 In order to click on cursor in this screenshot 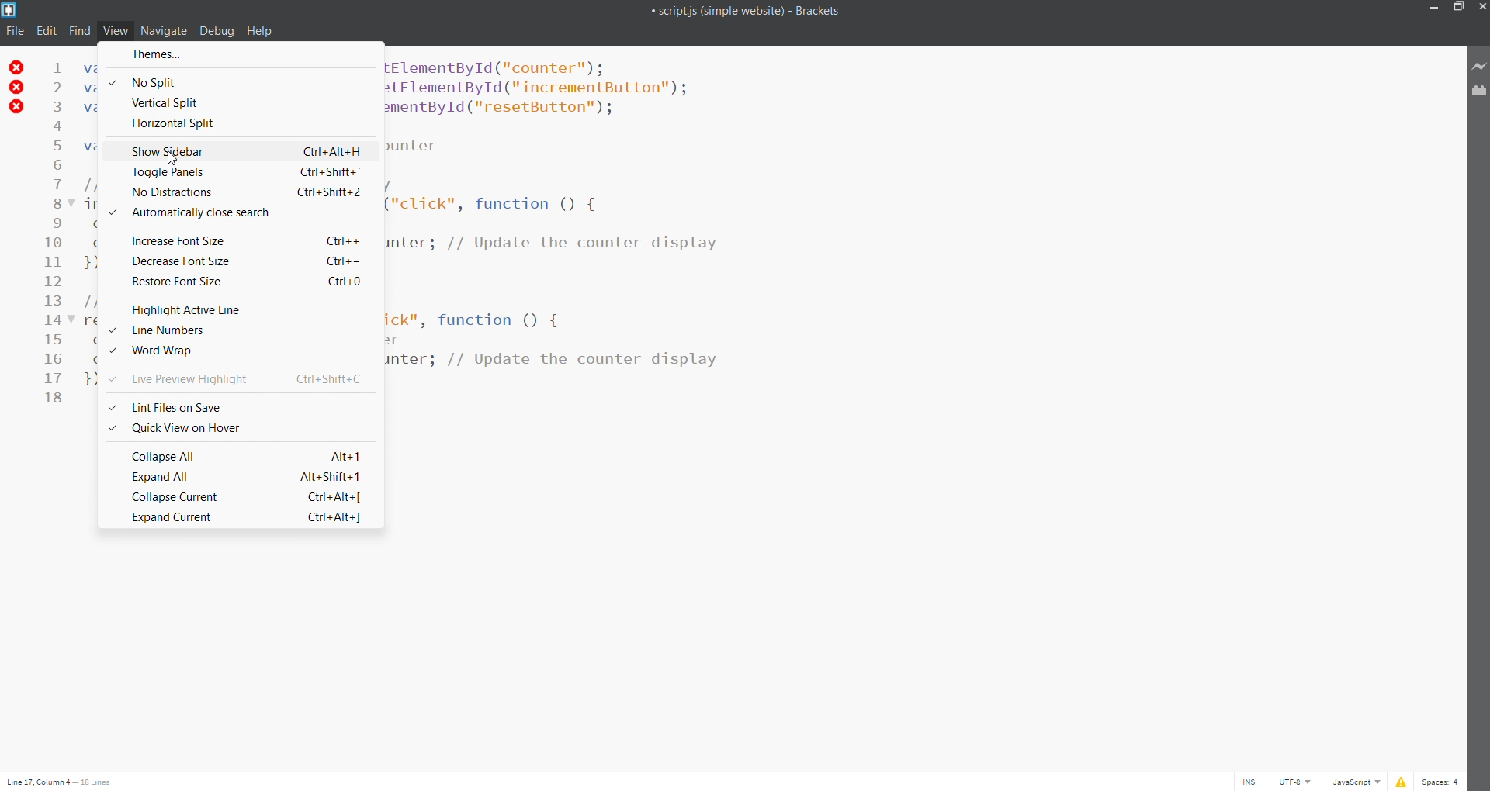, I will do `click(173, 157)`.